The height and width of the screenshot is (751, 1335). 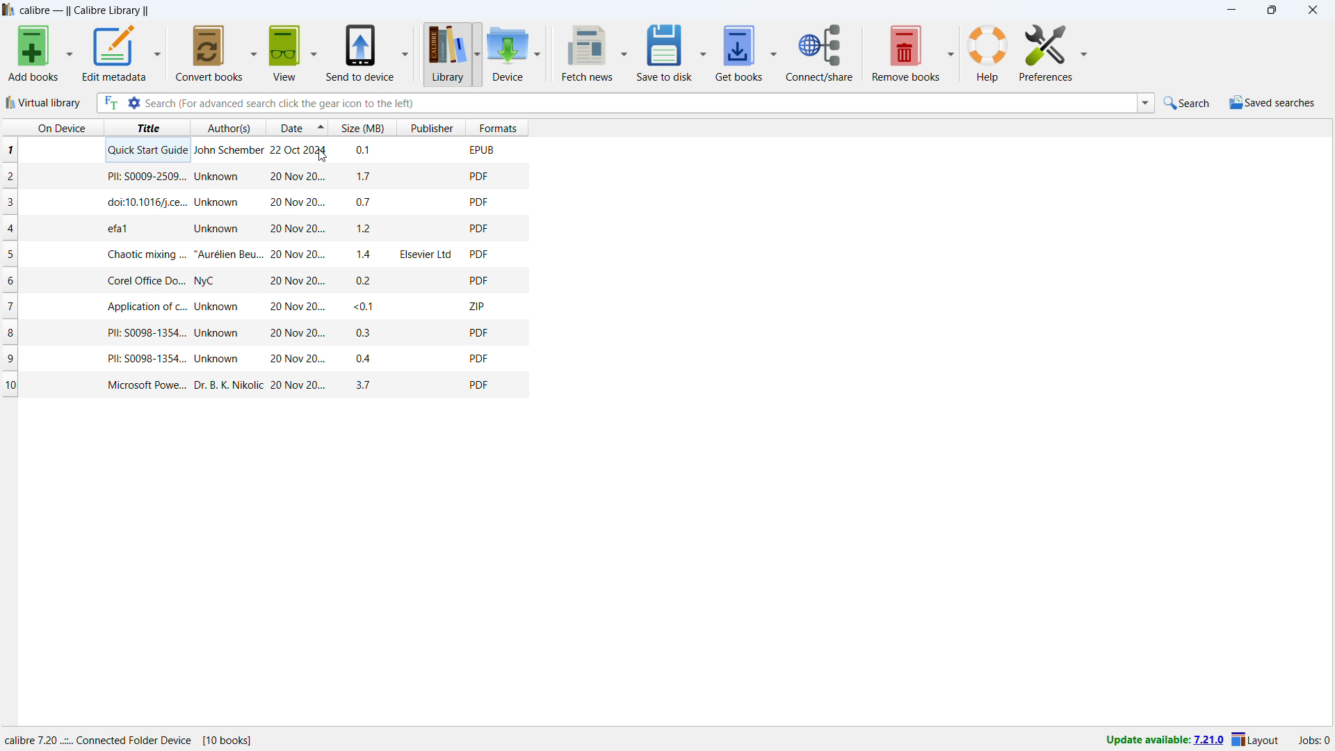 I want to click on one book entry, so click(x=266, y=358).